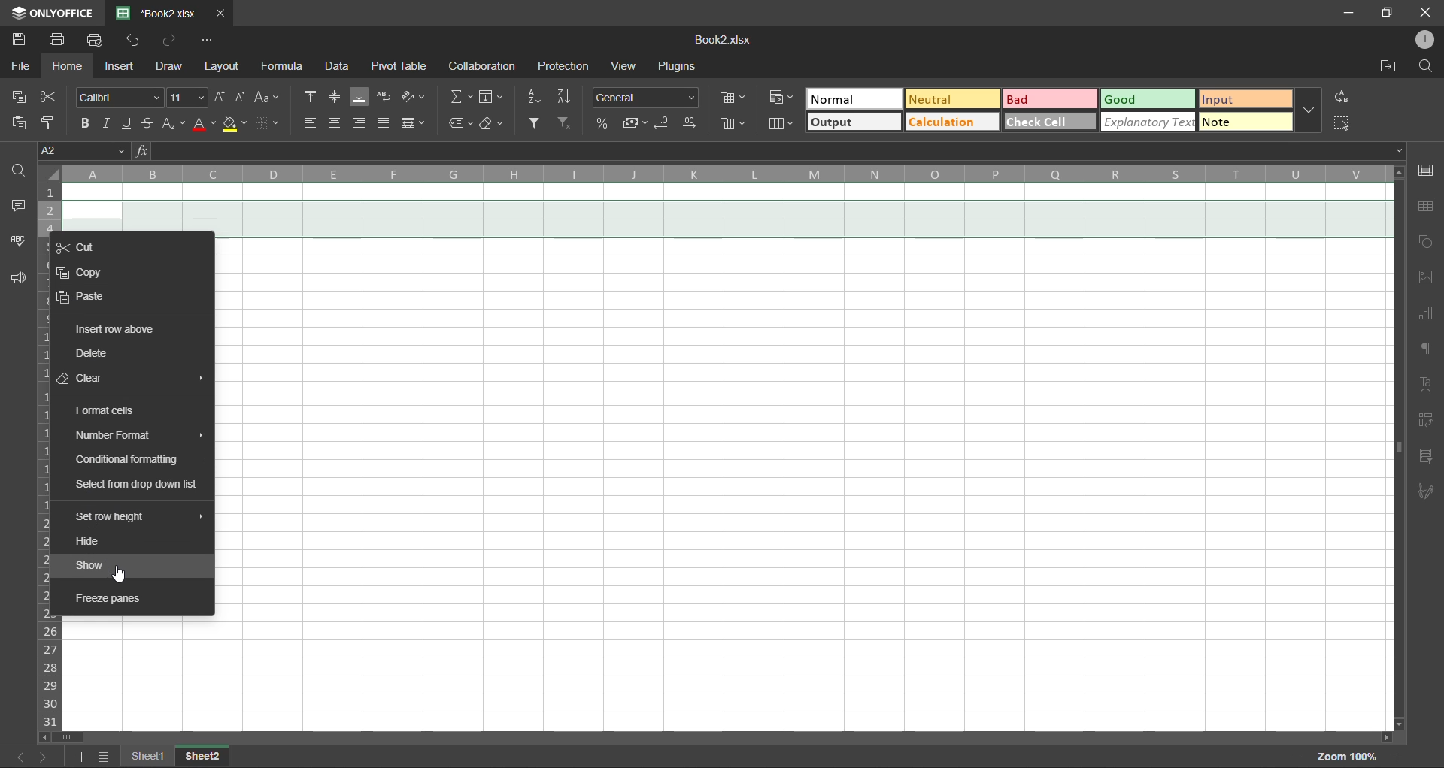  I want to click on shapes, so click(1423, 243).